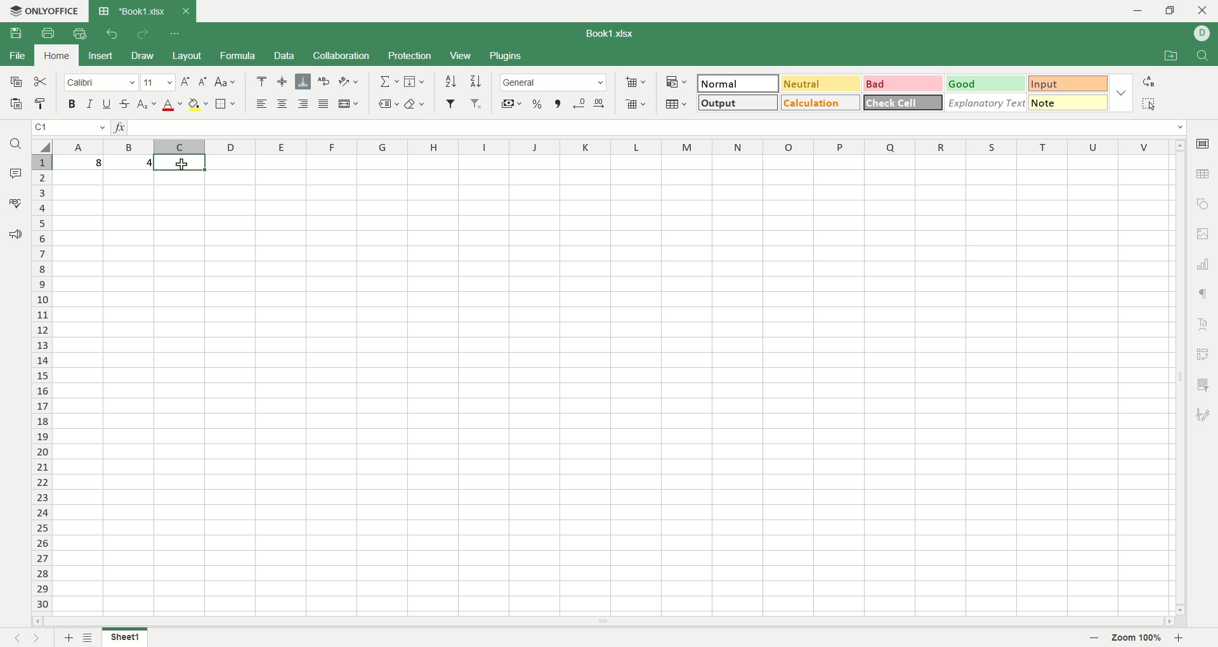 The width and height of the screenshot is (1218, 647). What do you see at coordinates (579, 104) in the screenshot?
I see `decrease decimal` at bounding box center [579, 104].